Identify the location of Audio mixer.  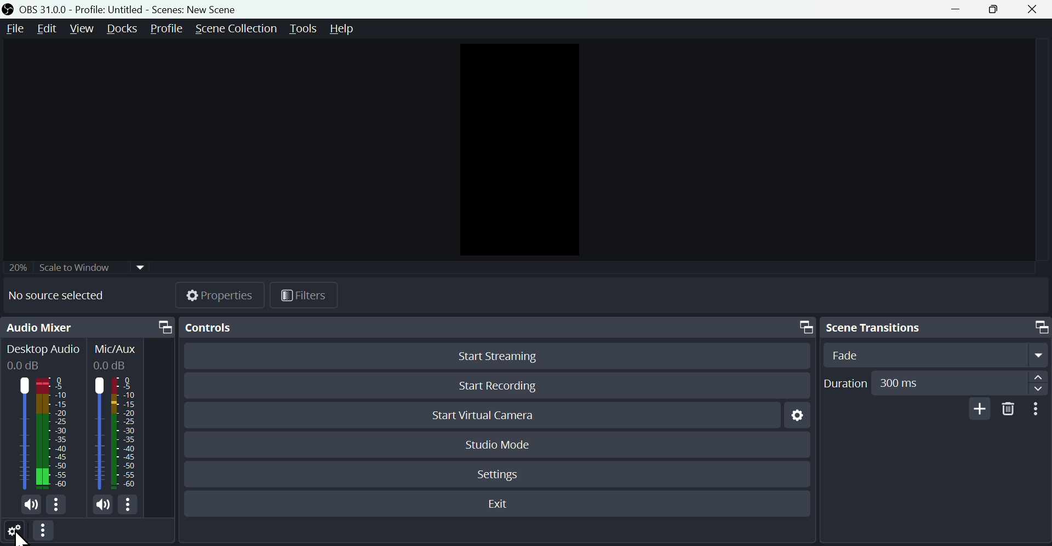
(88, 324).